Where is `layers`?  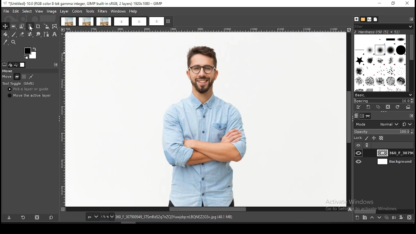
layers is located at coordinates (356, 116).